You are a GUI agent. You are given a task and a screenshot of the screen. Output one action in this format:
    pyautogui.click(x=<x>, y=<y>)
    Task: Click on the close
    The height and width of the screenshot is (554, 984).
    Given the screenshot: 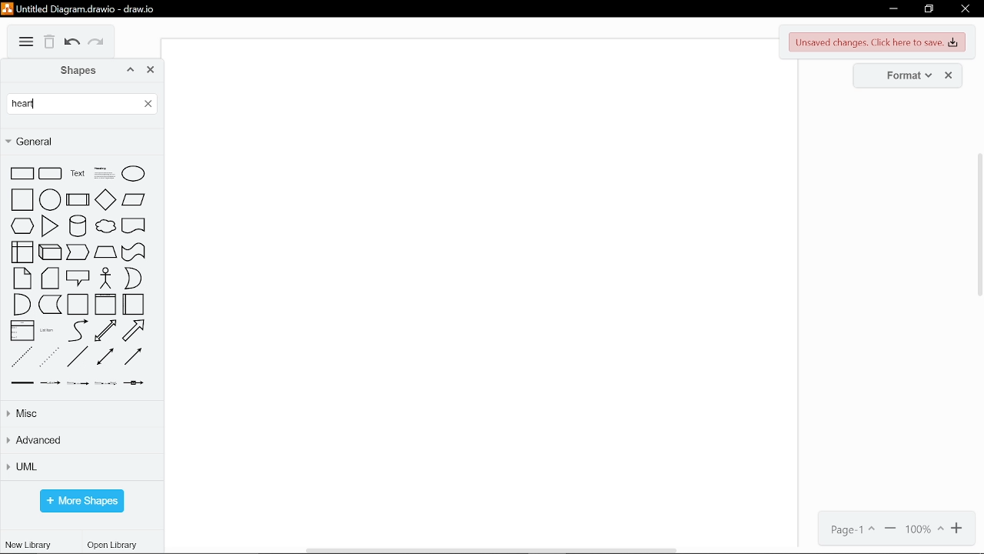 What is the action you would take?
    pyautogui.click(x=151, y=70)
    